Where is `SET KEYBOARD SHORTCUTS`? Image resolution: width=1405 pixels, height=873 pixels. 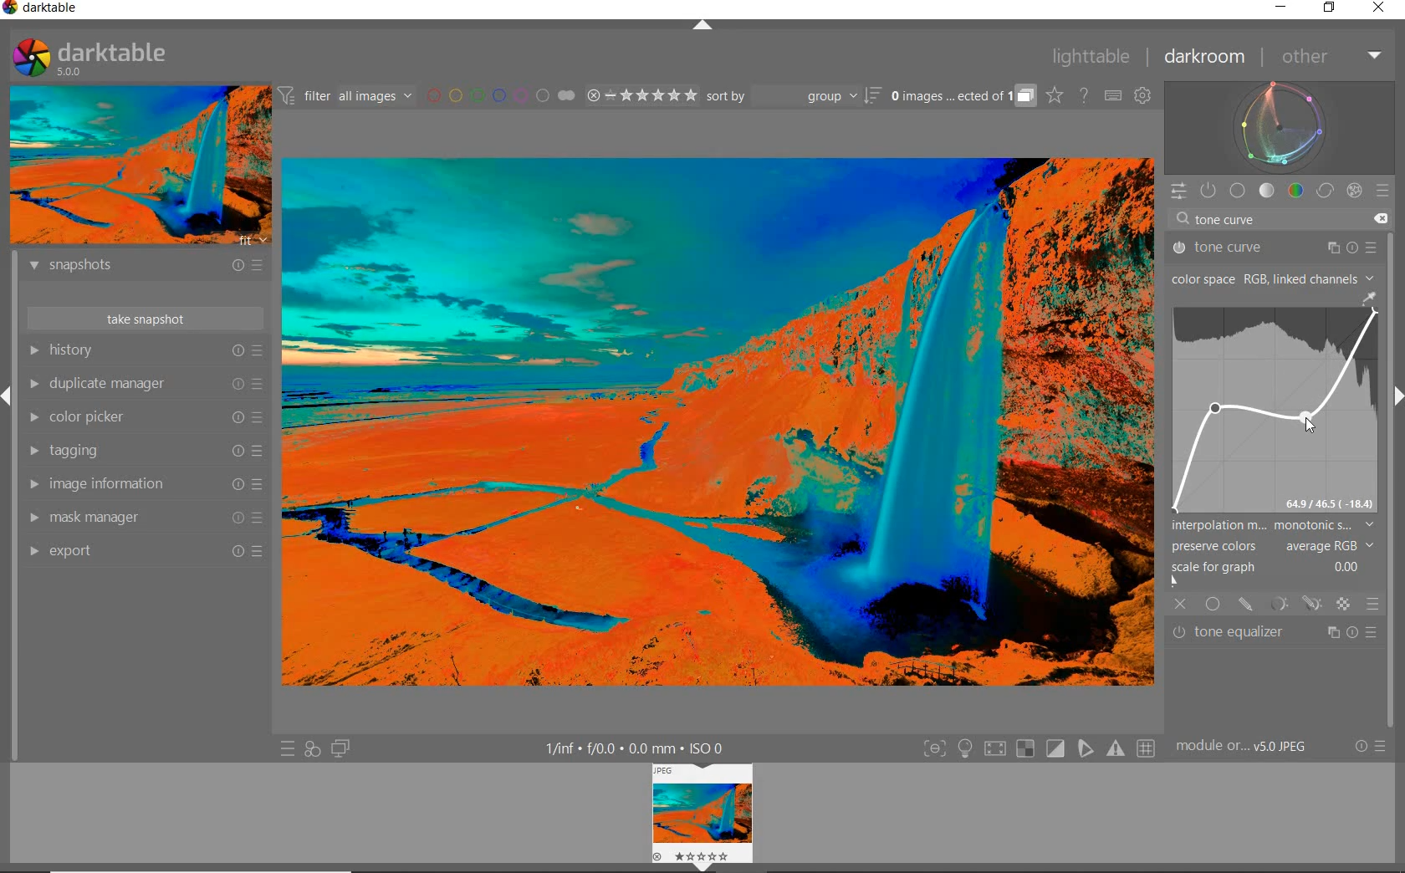
SET KEYBOARD SHORTCUTS is located at coordinates (1114, 96).